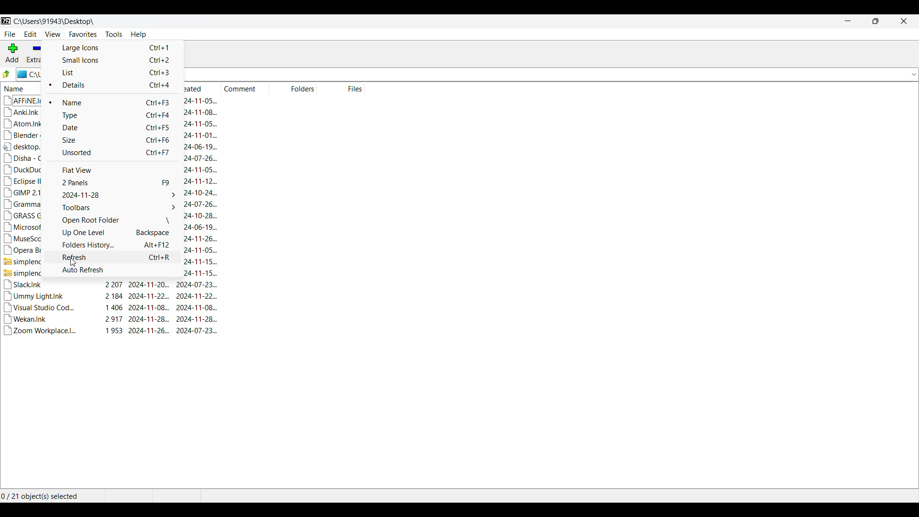  I want to click on Unsorted, so click(111, 153).